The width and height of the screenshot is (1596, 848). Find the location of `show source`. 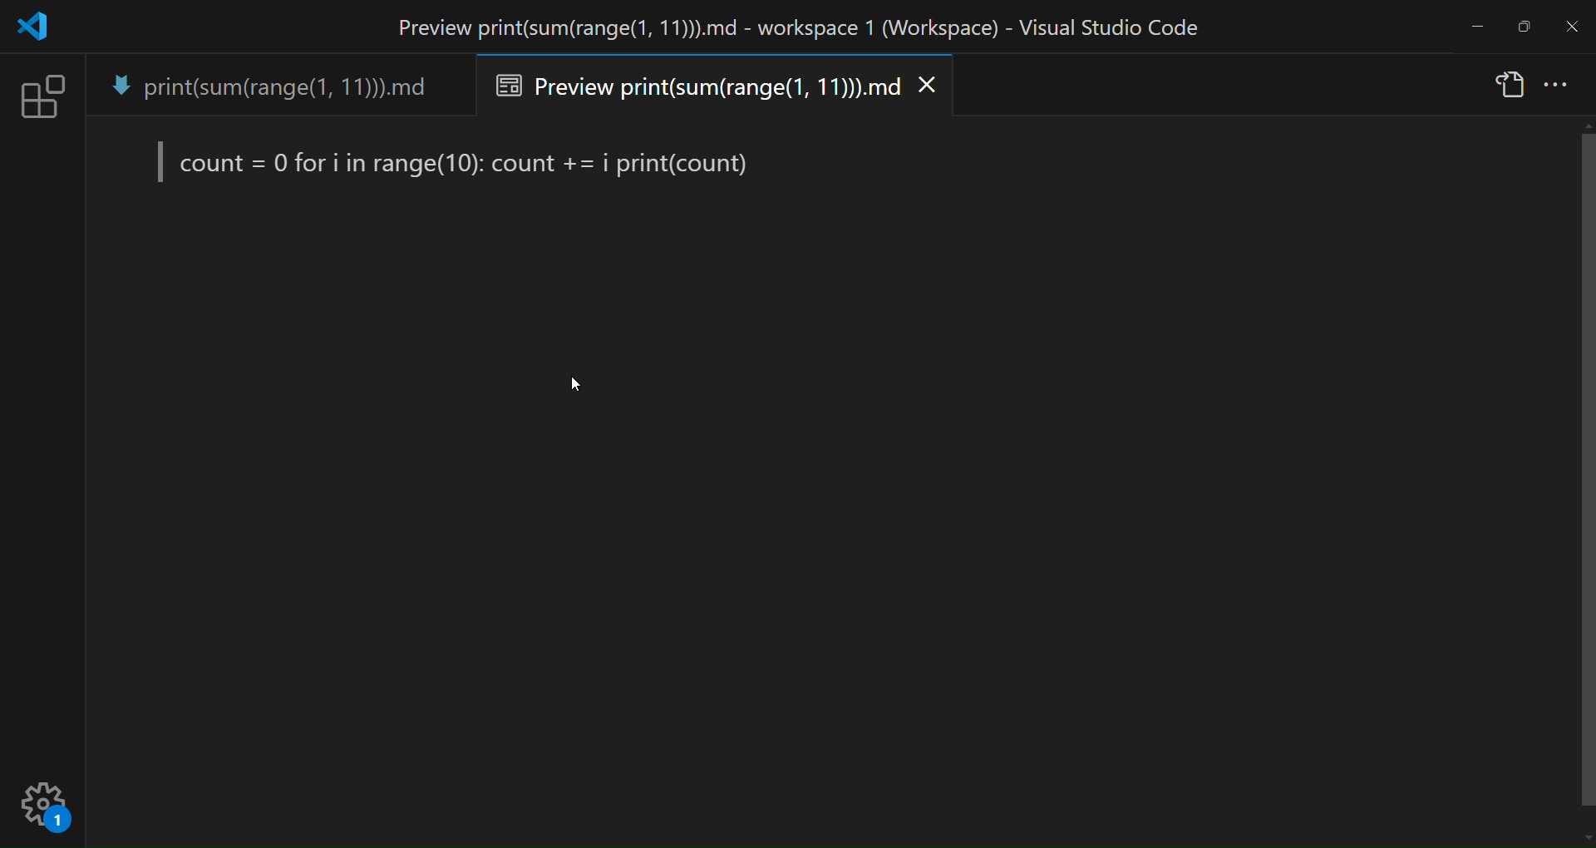

show source is located at coordinates (1509, 84).